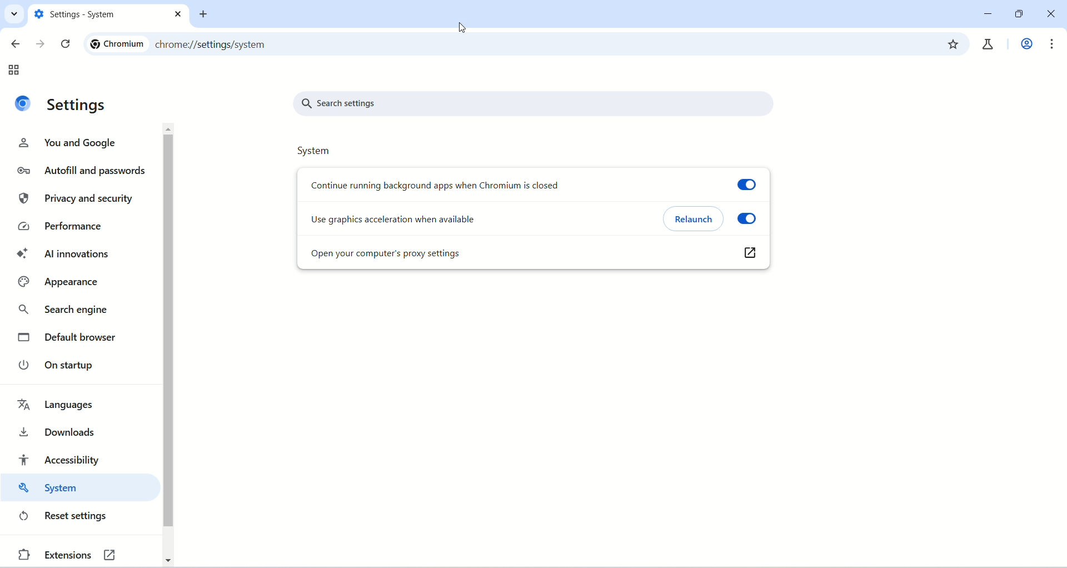  What do you see at coordinates (98, 14) in the screenshot?
I see `setting - system` at bounding box center [98, 14].